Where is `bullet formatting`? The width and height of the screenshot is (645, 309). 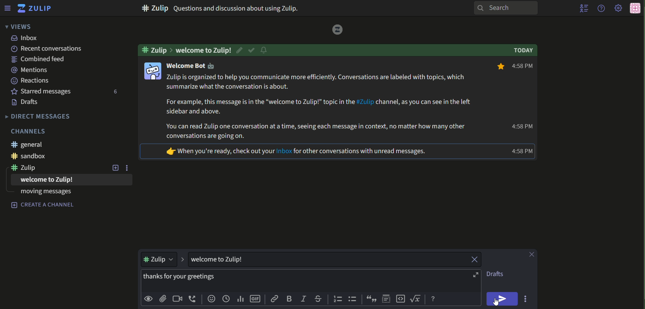 bullet formatting is located at coordinates (353, 299).